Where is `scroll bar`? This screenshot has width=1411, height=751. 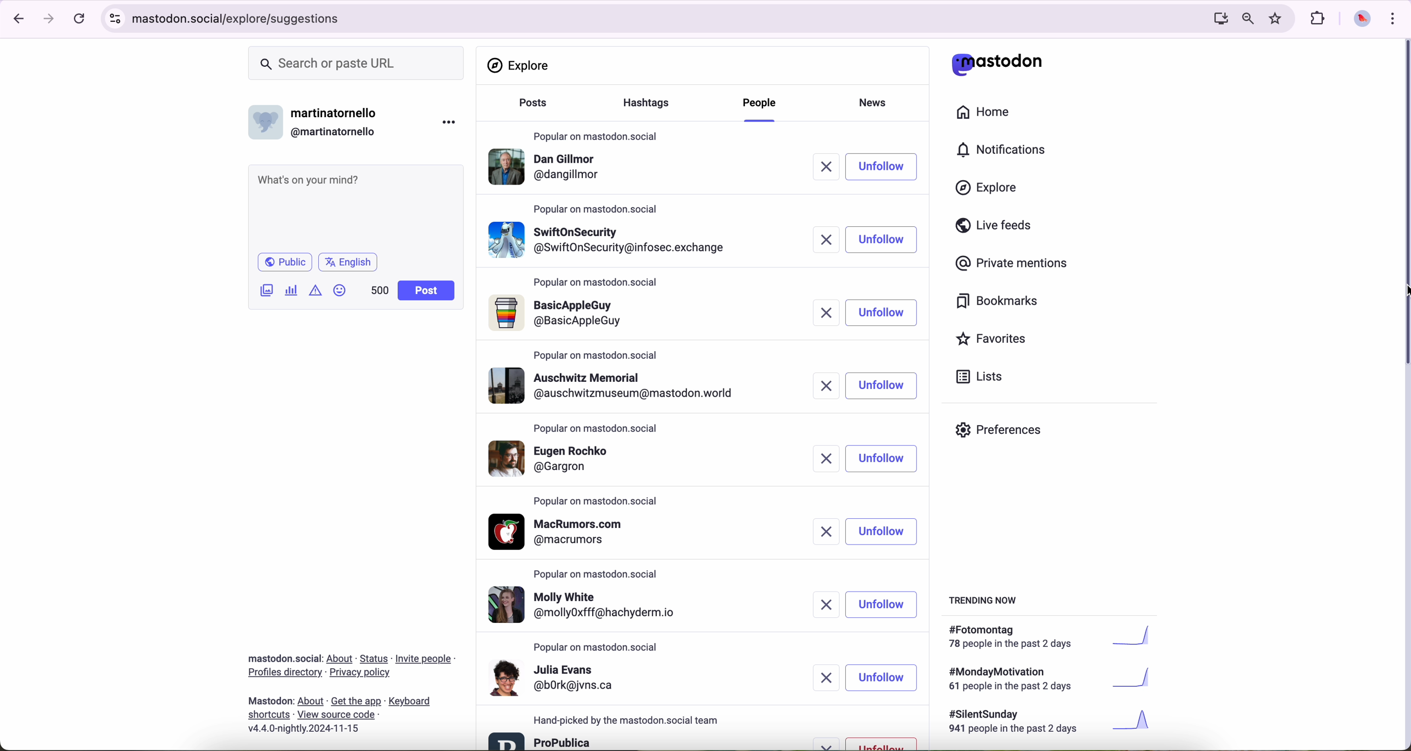
scroll bar is located at coordinates (1402, 205).